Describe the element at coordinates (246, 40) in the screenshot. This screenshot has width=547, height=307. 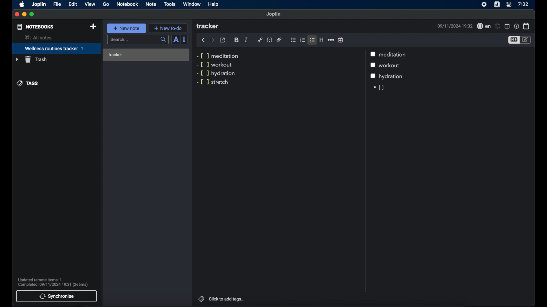
I see `italic` at that location.